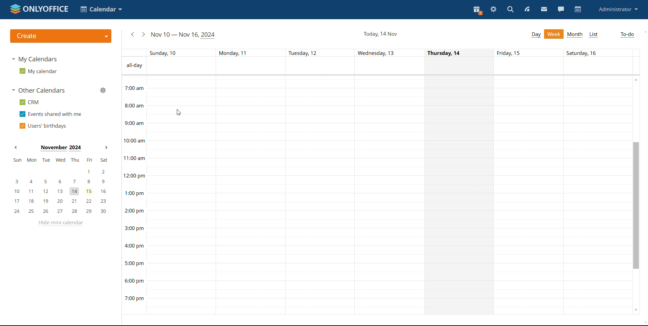  What do you see at coordinates (594, 35) in the screenshot?
I see `list view` at bounding box center [594, 35].